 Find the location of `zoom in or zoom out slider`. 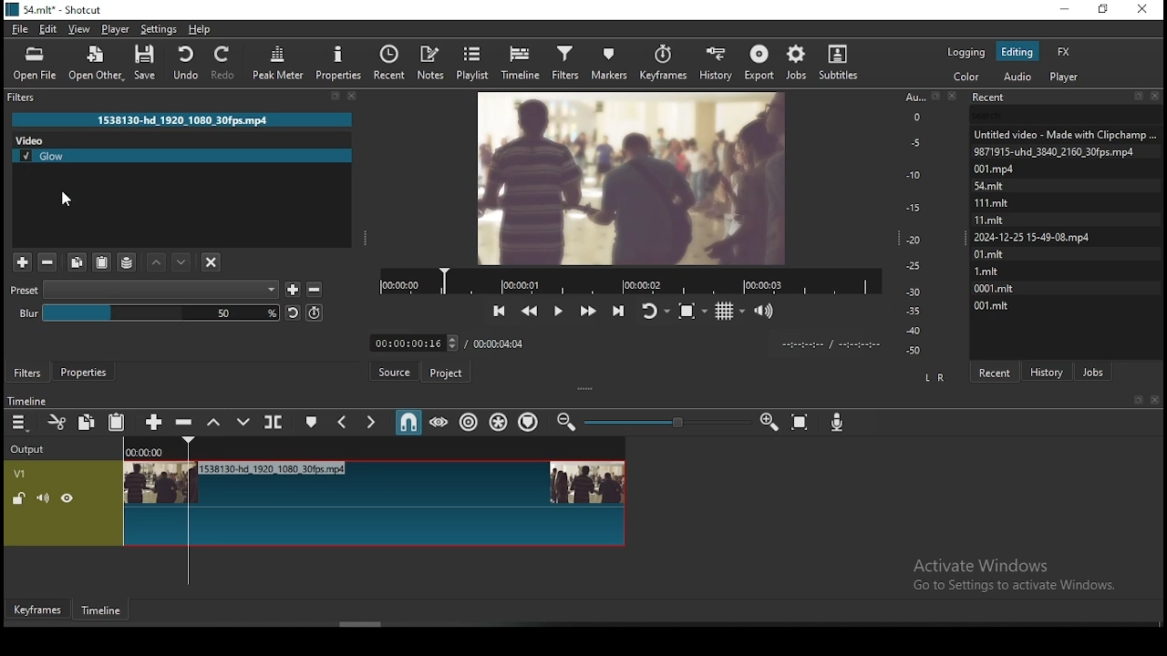

zoom in or zoom out slider is located at coordinates (667, 424).